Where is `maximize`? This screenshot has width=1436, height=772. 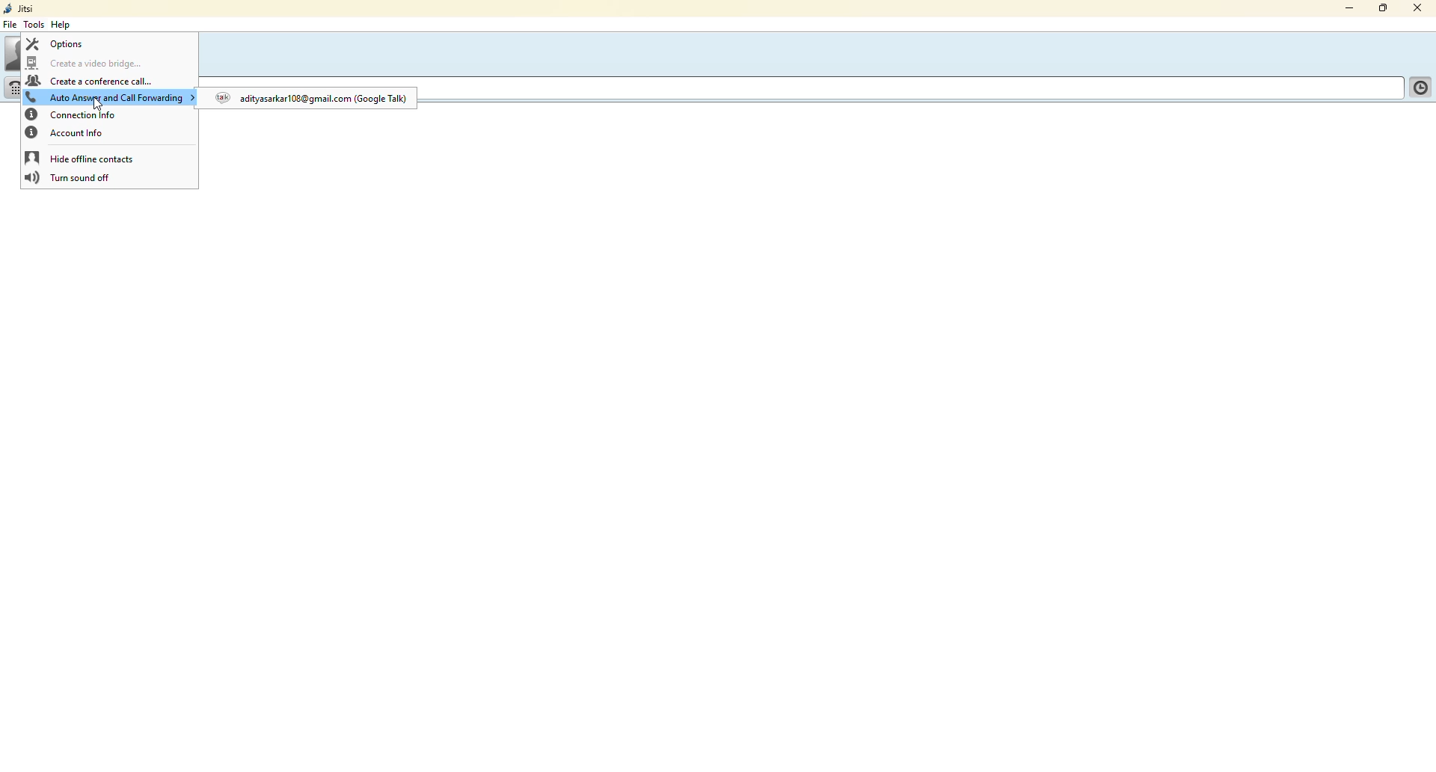
maximize is located at coordinates (1380, 10).